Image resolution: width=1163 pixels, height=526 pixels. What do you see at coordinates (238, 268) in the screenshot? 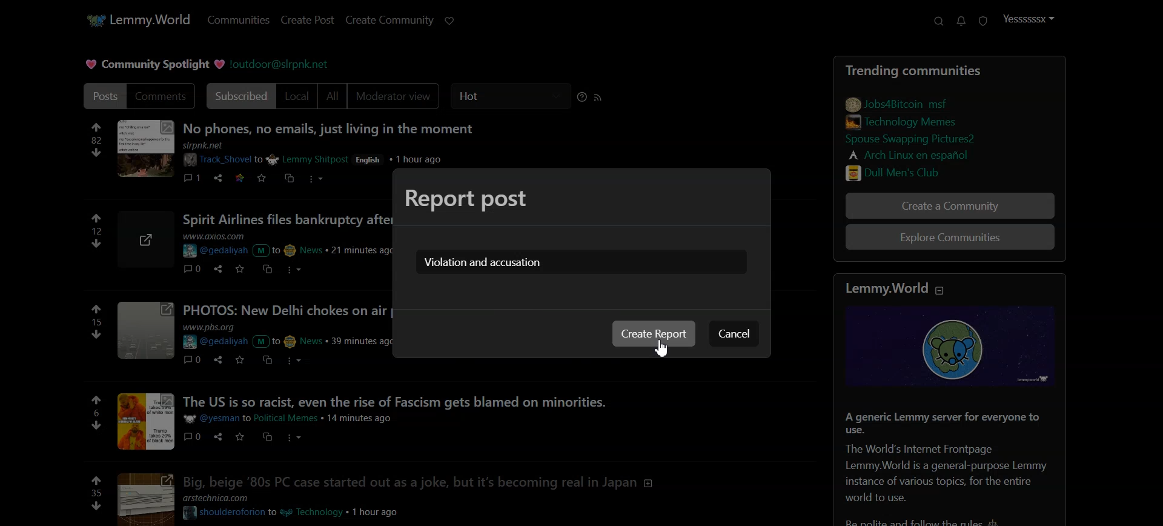
I see `save` at bounding box center [238, 268].